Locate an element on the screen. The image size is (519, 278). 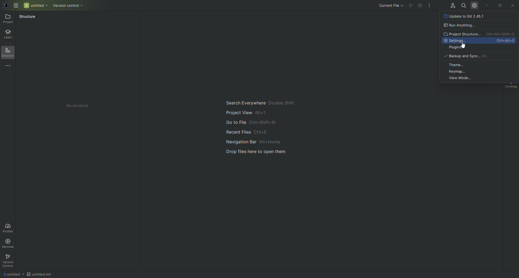
Learn is located at coordinates (10, 35).